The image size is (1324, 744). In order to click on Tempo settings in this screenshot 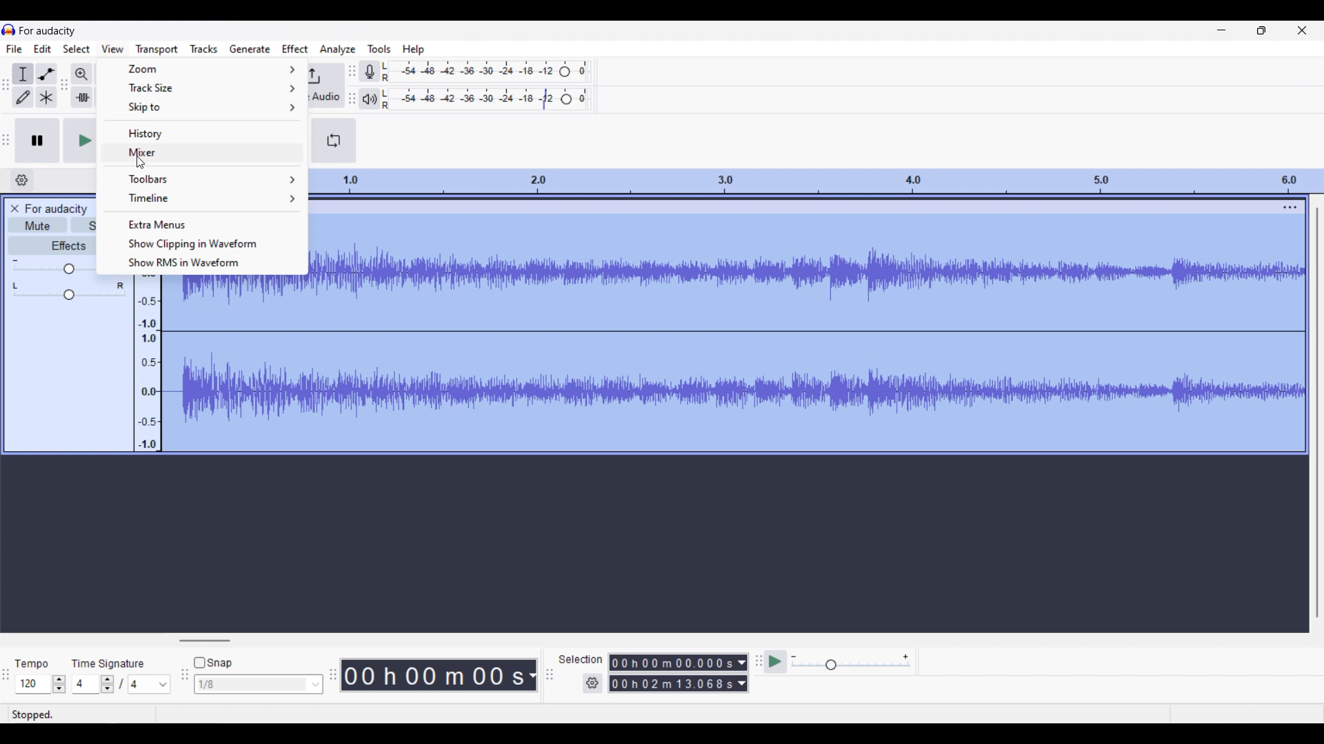, I will do `click(41, 684)`.